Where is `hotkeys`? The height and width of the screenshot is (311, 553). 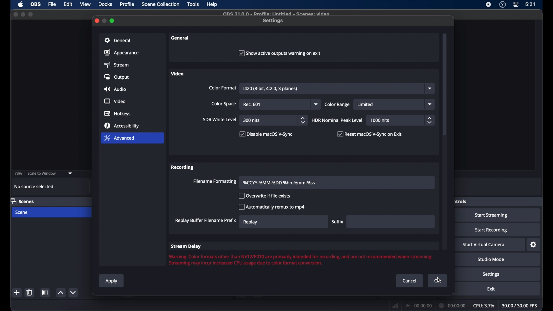 hotkeys is located at coordinates (117, 113).